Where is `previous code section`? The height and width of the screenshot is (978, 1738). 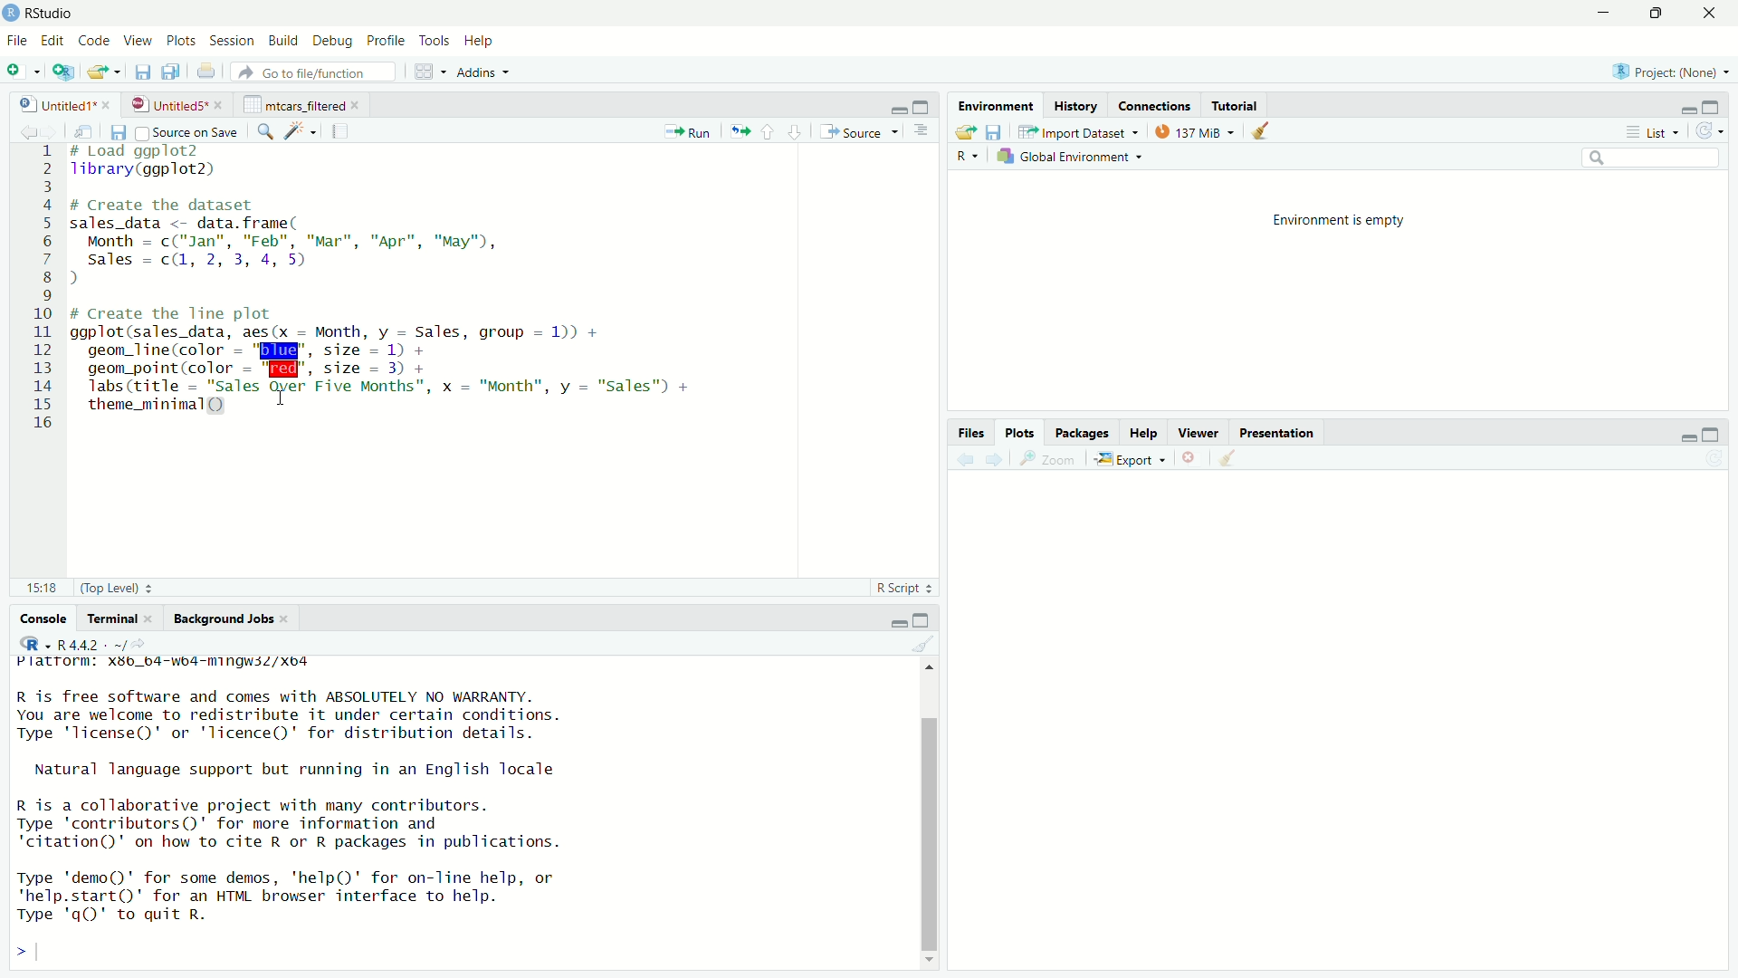
previous code section is located at coordinates (768, 131).